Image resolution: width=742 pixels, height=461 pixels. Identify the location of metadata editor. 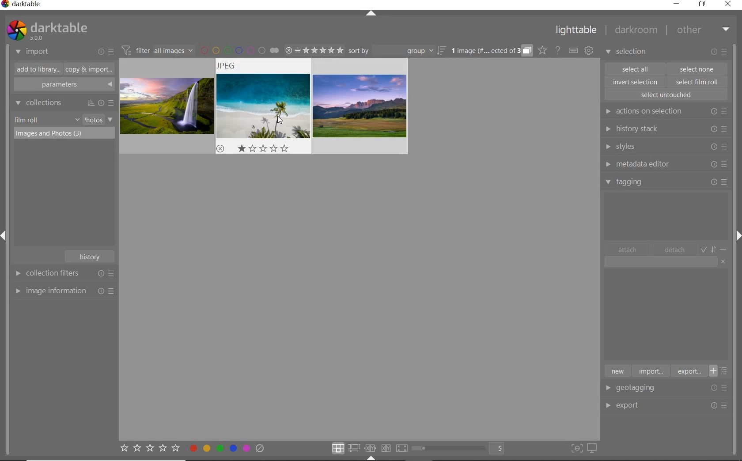
(664, 164).